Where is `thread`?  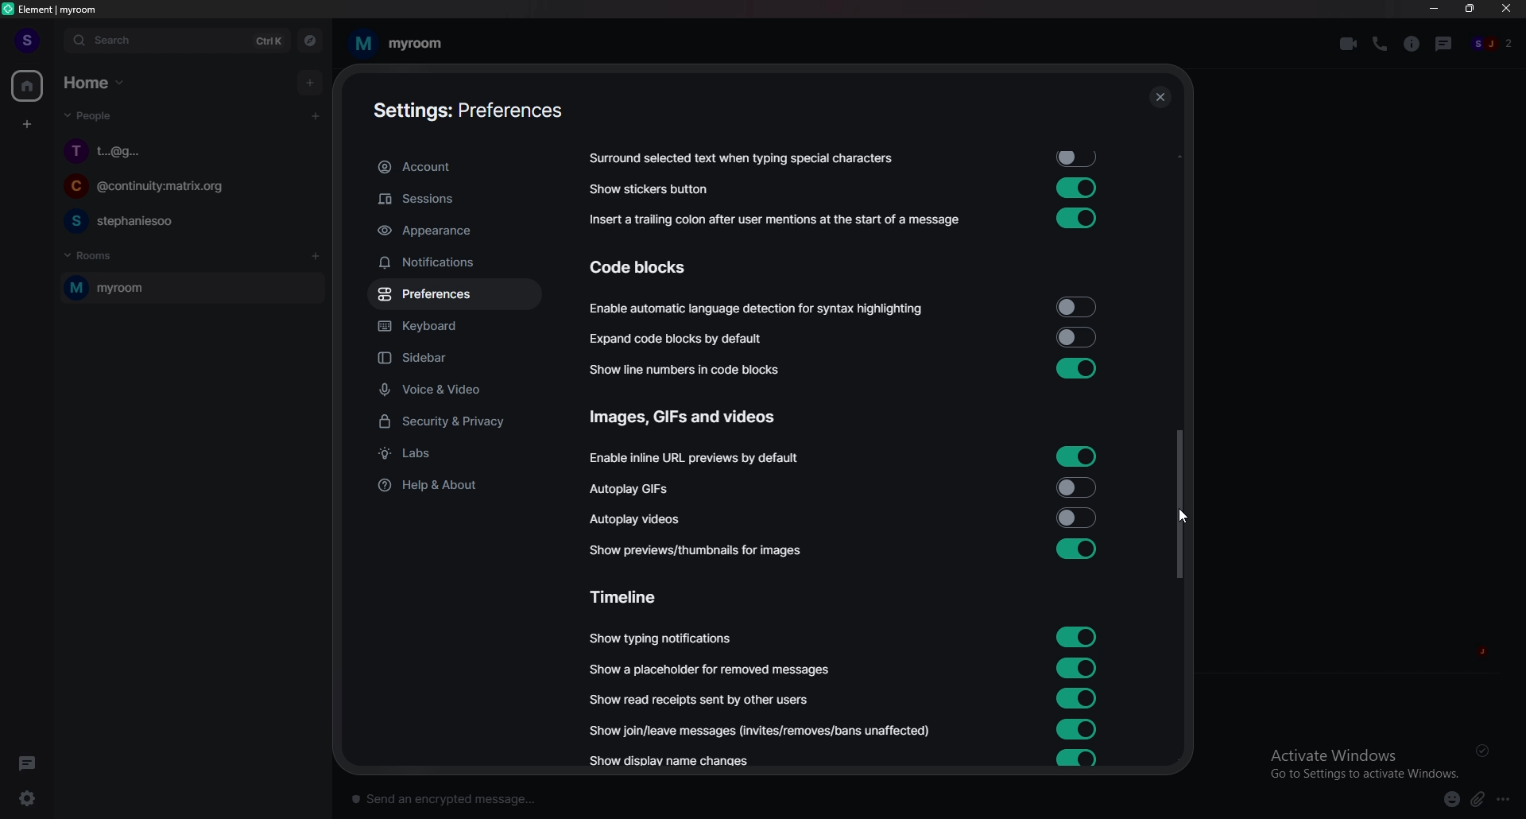 thread is located at coordinates (1446, 43).